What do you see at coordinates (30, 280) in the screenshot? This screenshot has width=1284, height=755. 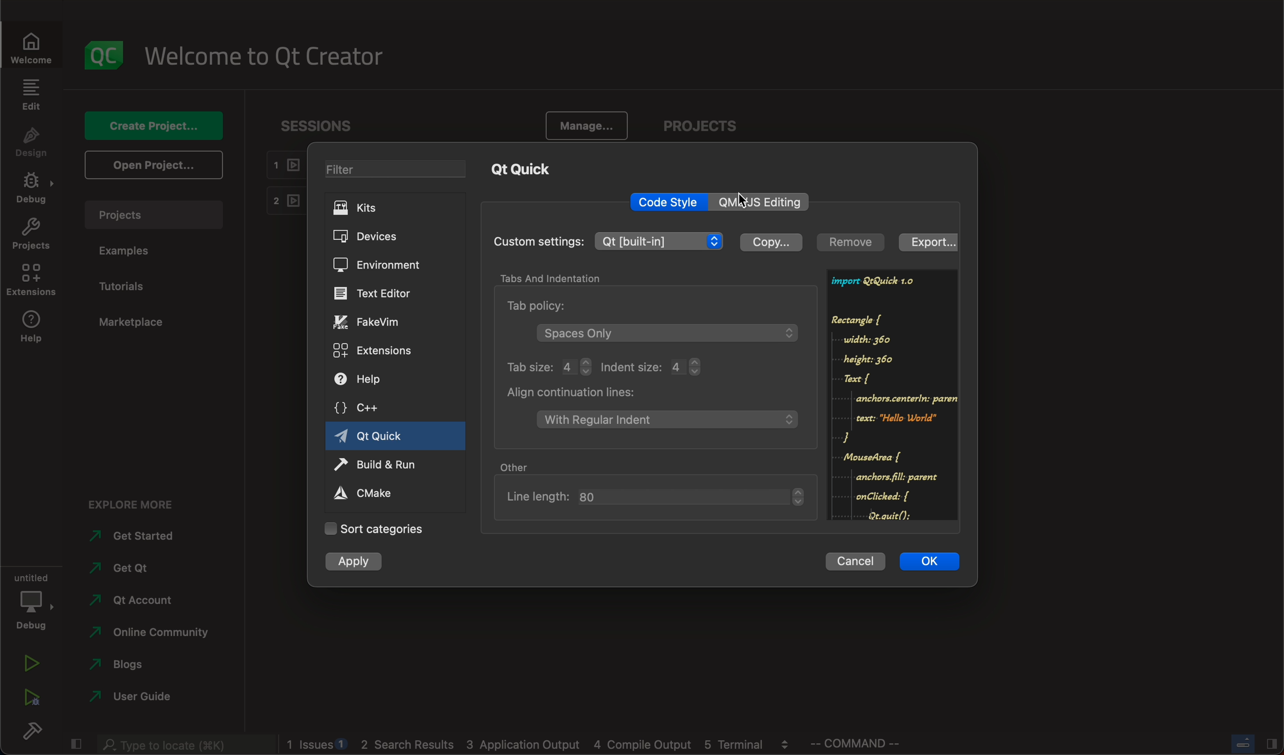 I see `extensions` at bounding box center [30, 280].